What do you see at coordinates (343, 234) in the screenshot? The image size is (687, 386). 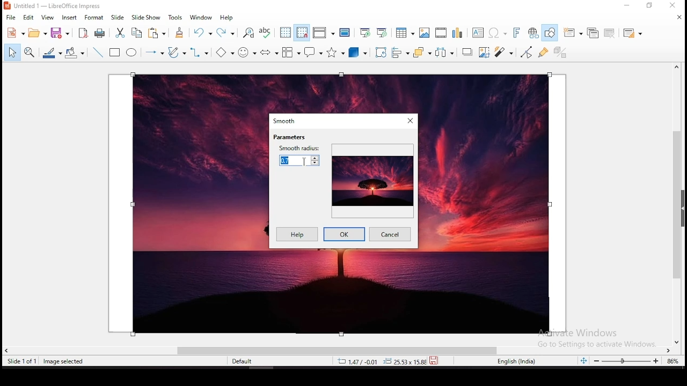 I see `ok` at bounding box center [343, 234].